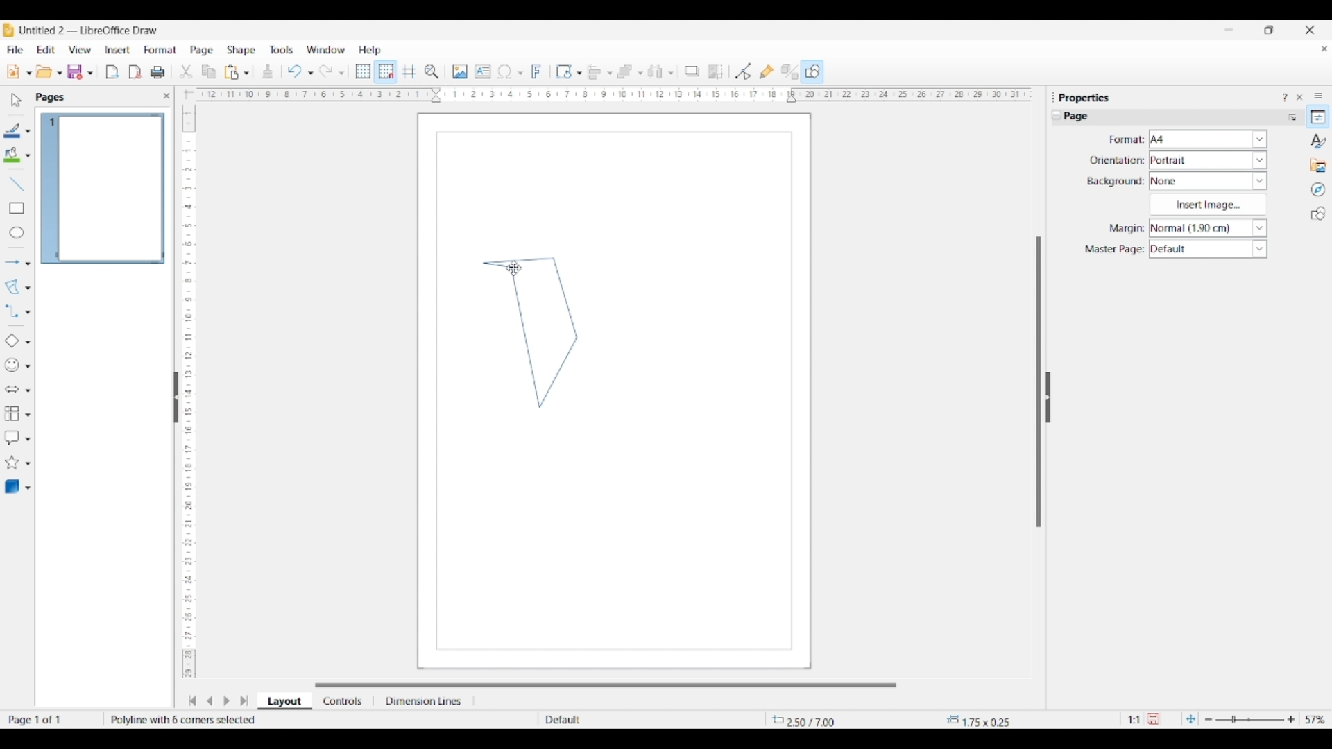  What do you see at coordinates (640, 74) in the screenshot?
I see `Arrange objects options` at bounding box center [640, 74].